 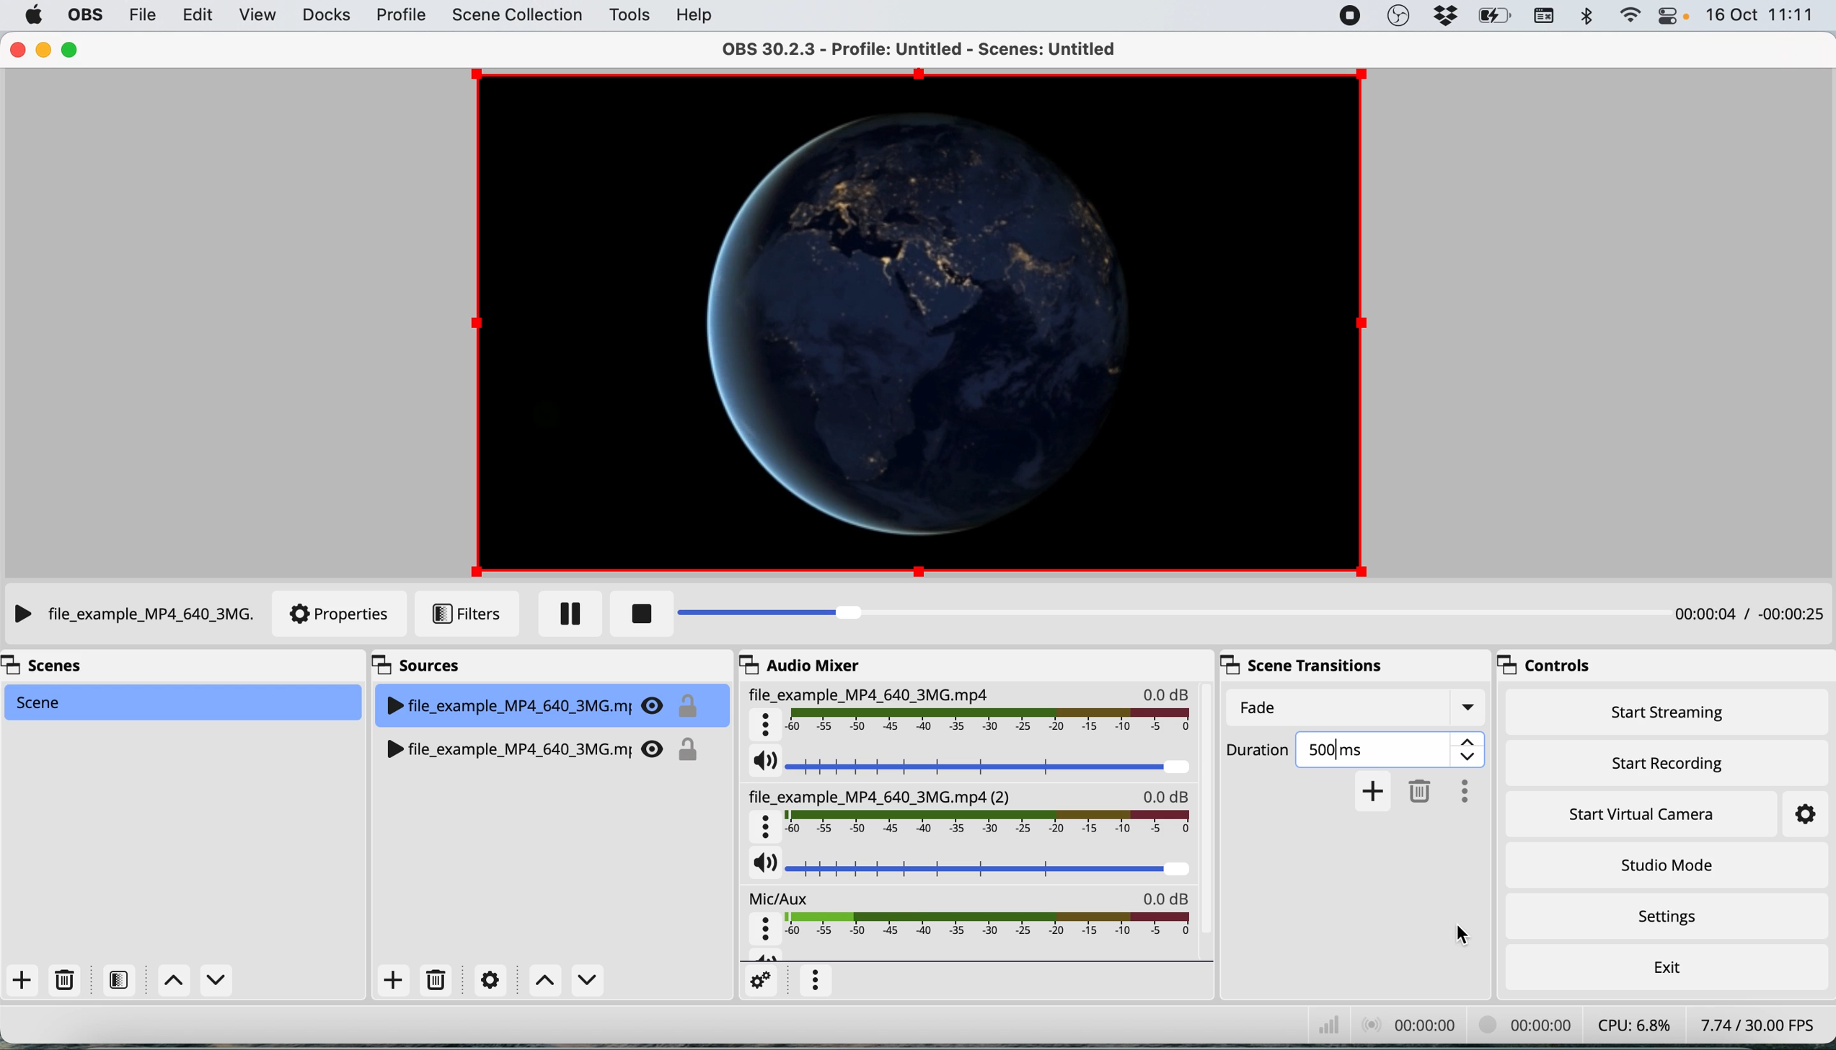 I want to click on switch between sources, so click(x=564, y=981).